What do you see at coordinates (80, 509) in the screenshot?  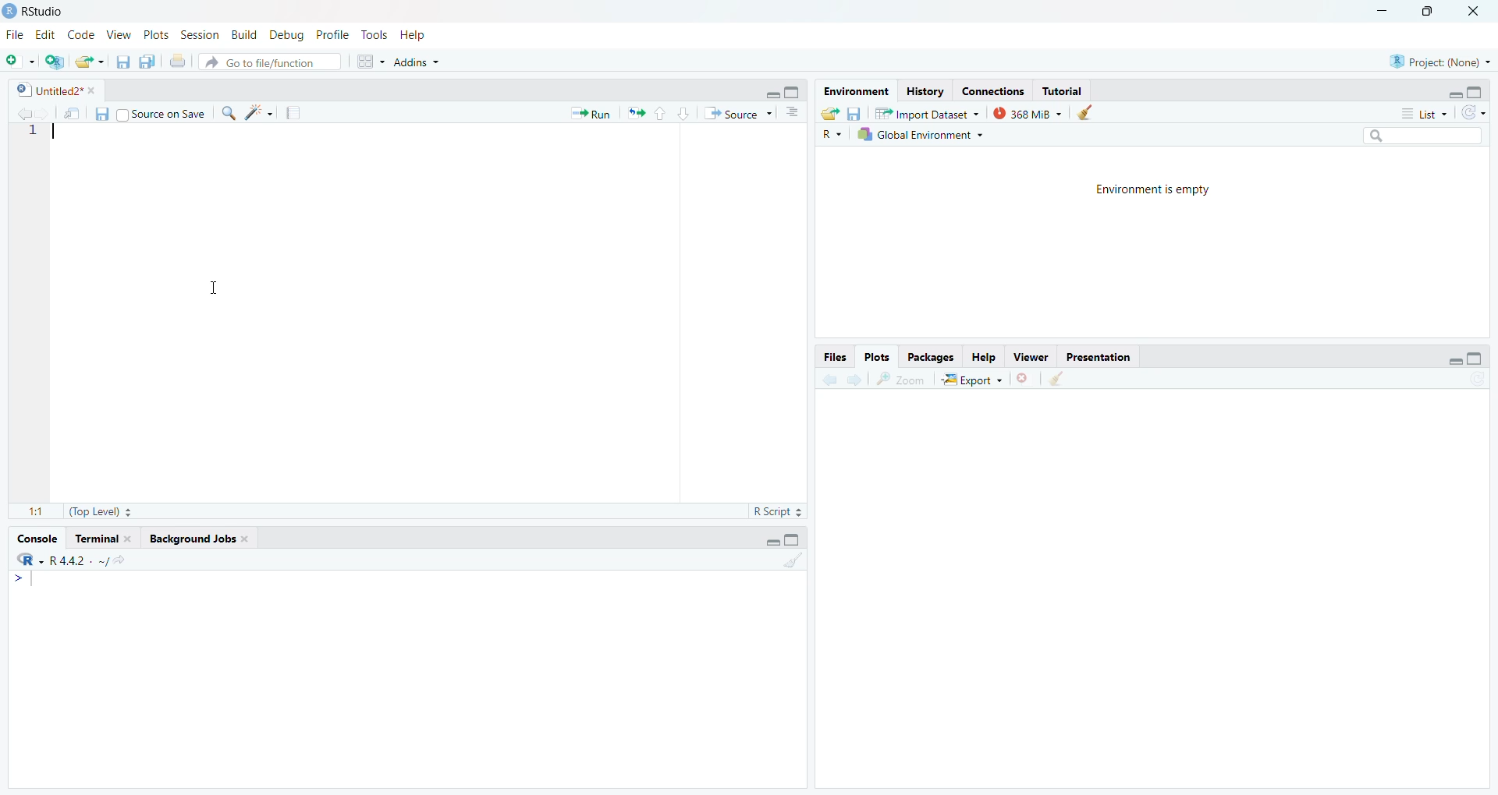 I see `11 (Top Level) =` at bounding box center [80, 509].